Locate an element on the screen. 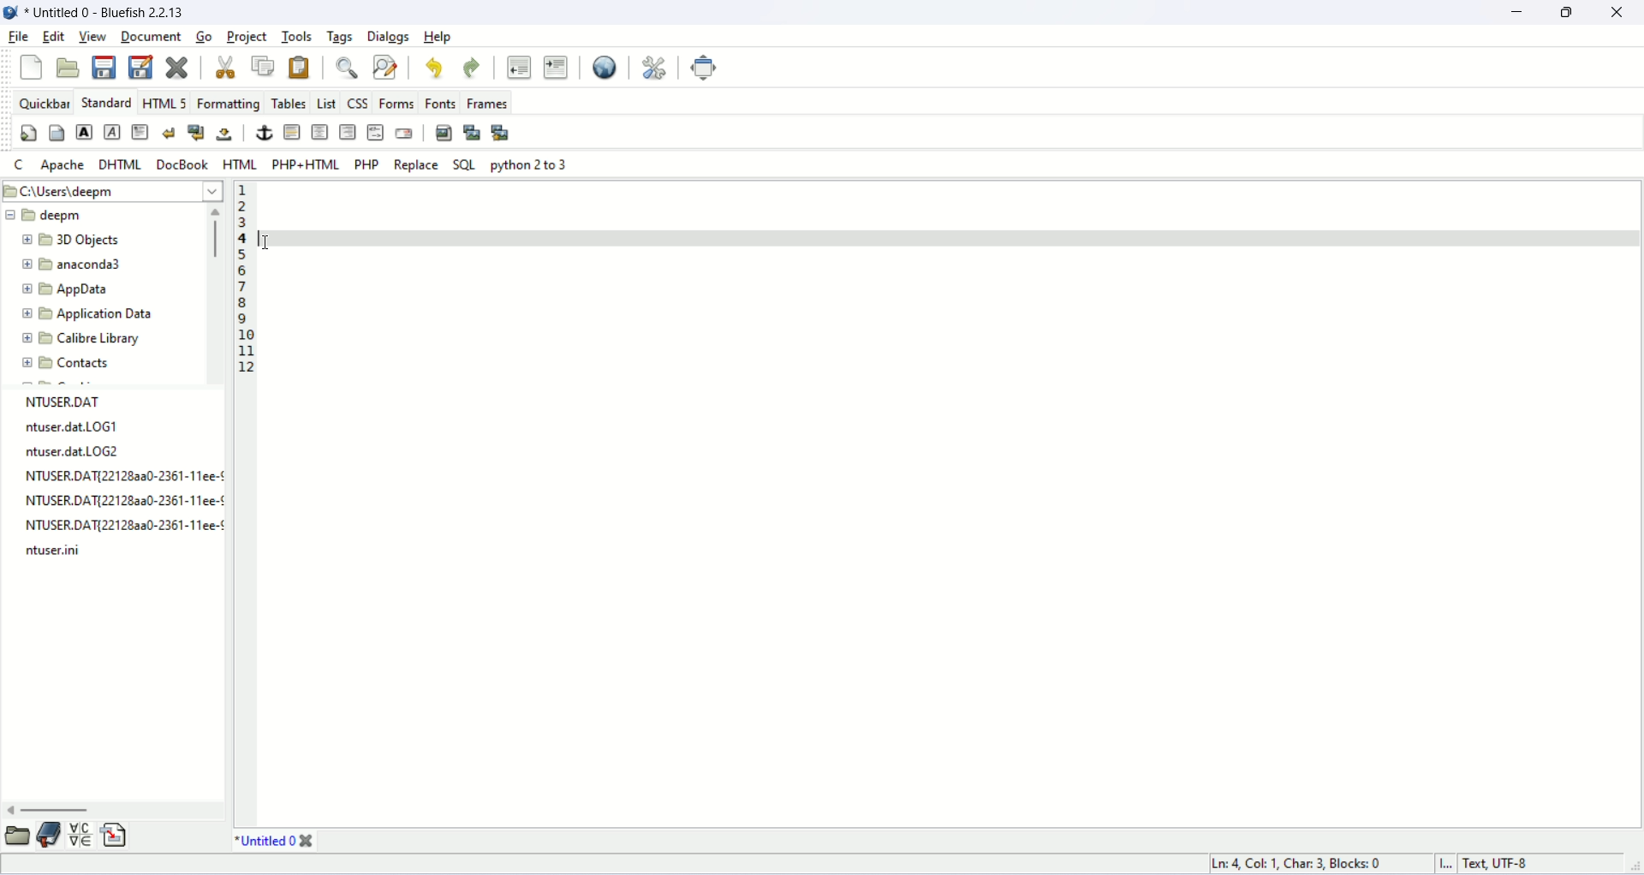 The height and width of the screenshot is (875, 1644). SQL is located at coordinates (467, 165).